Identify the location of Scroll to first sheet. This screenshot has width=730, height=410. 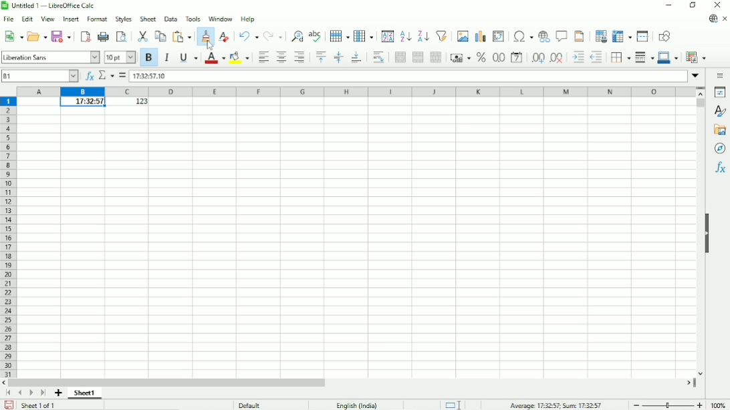
(10, 394).